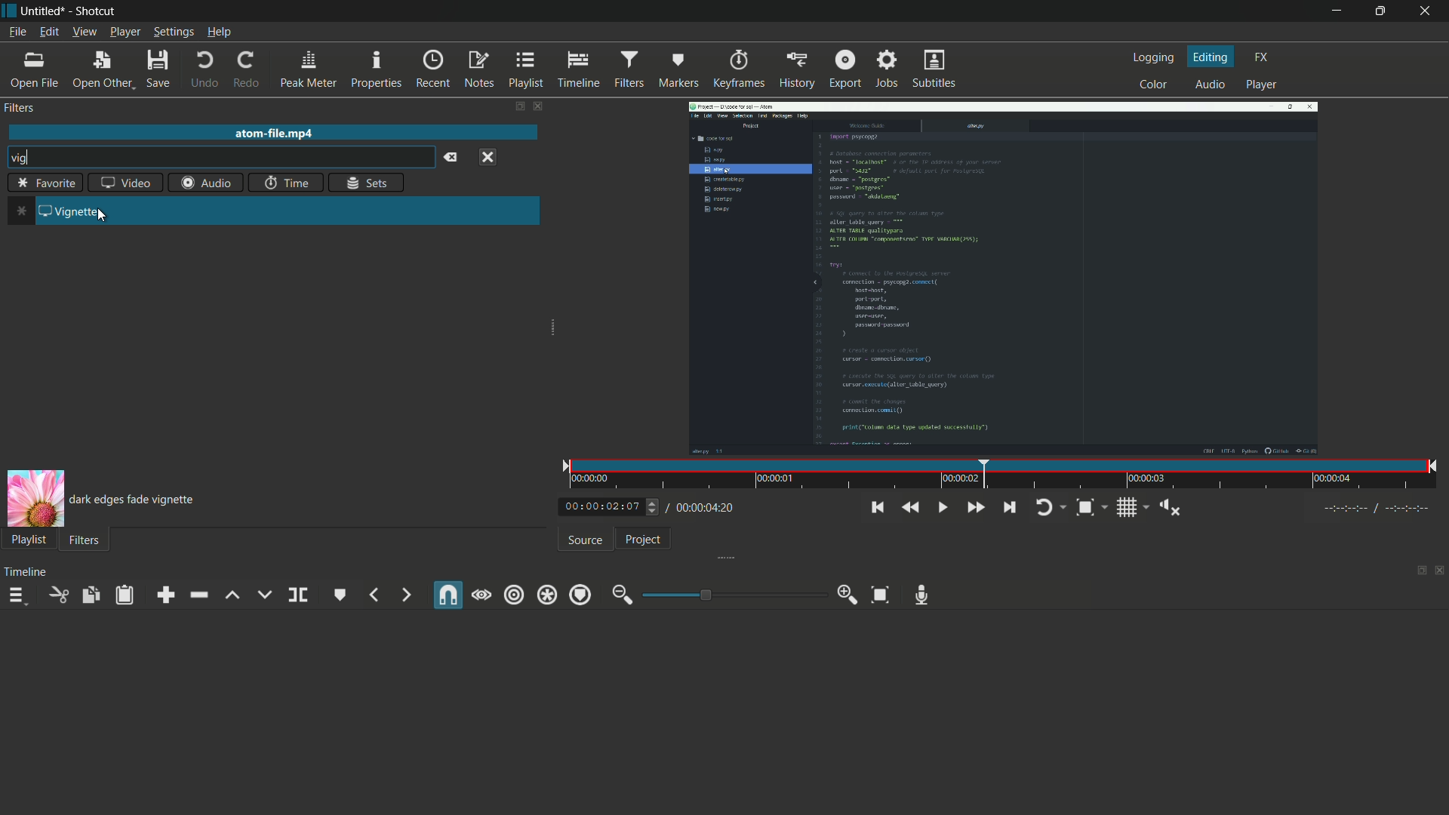 The height and width of the screenshot is (815, 1449). I want to click on player menu, so click(125, 32).